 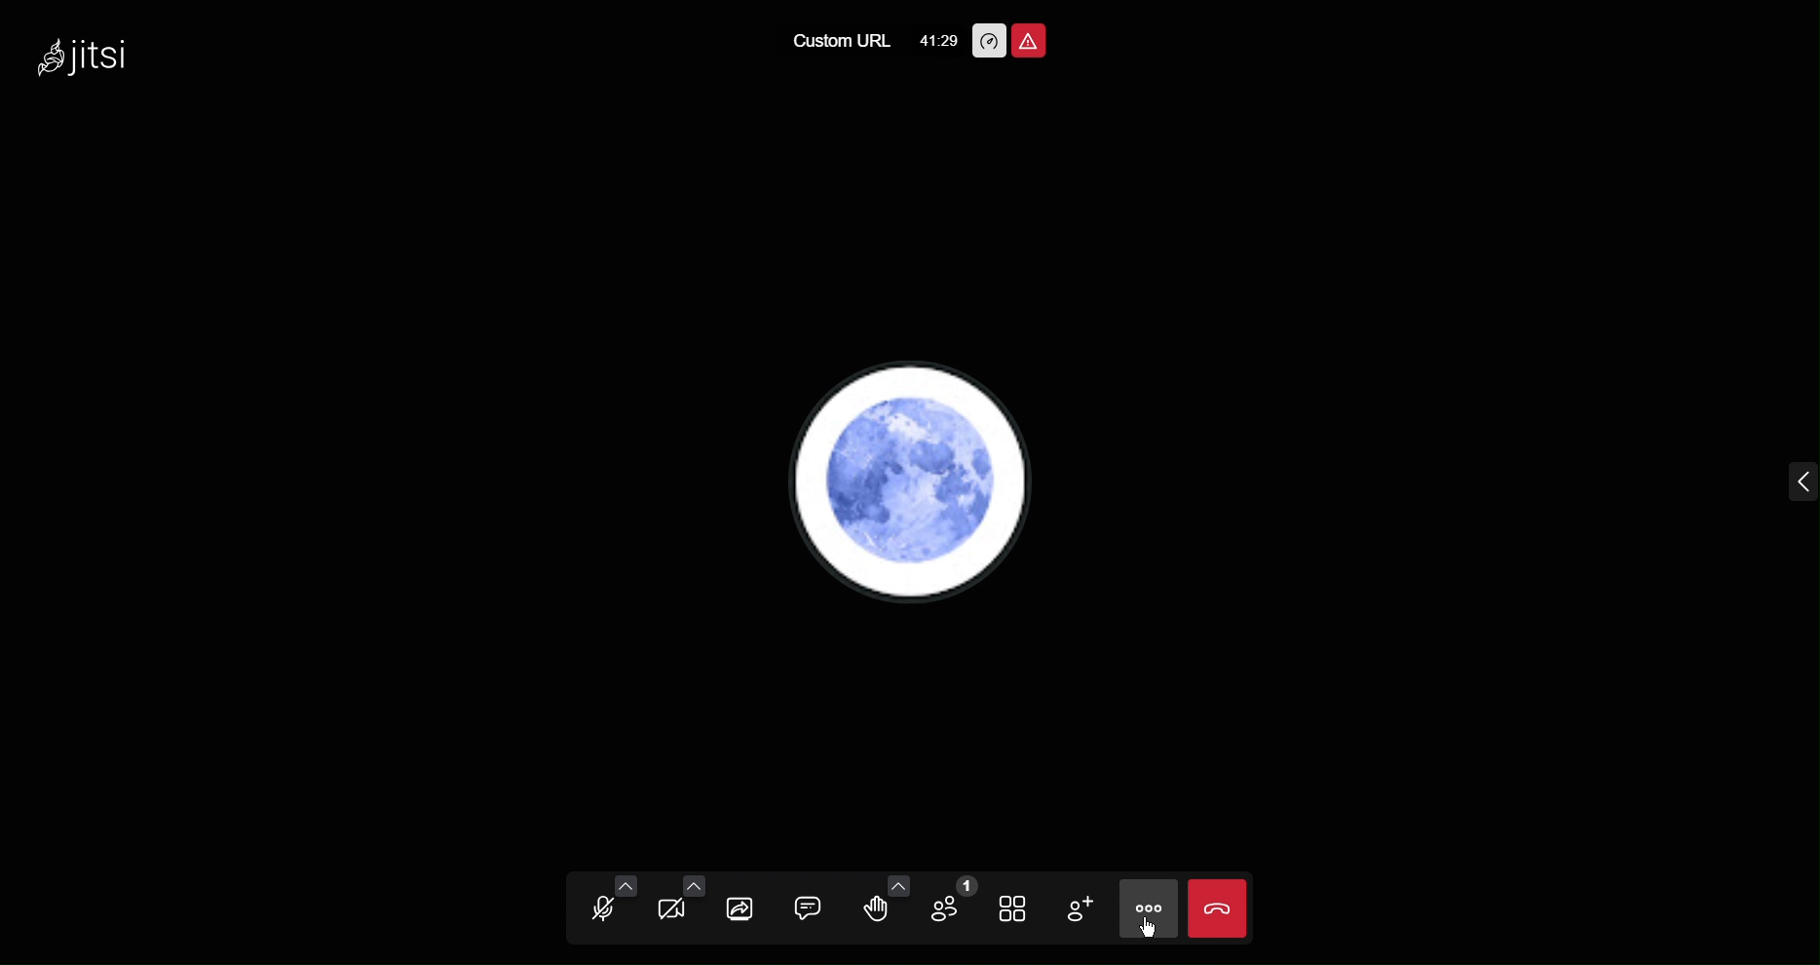 I want to click on Jitsi, so click(x=95, y=64).